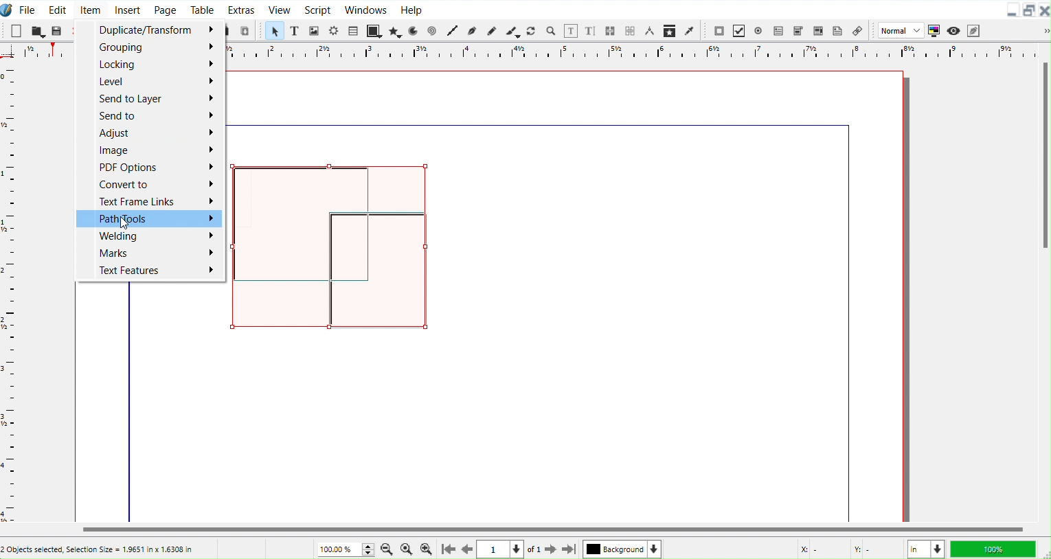 This screenshot has width=1051, height=559. I want to click on Duplicate/Transform, so click(148, 30).